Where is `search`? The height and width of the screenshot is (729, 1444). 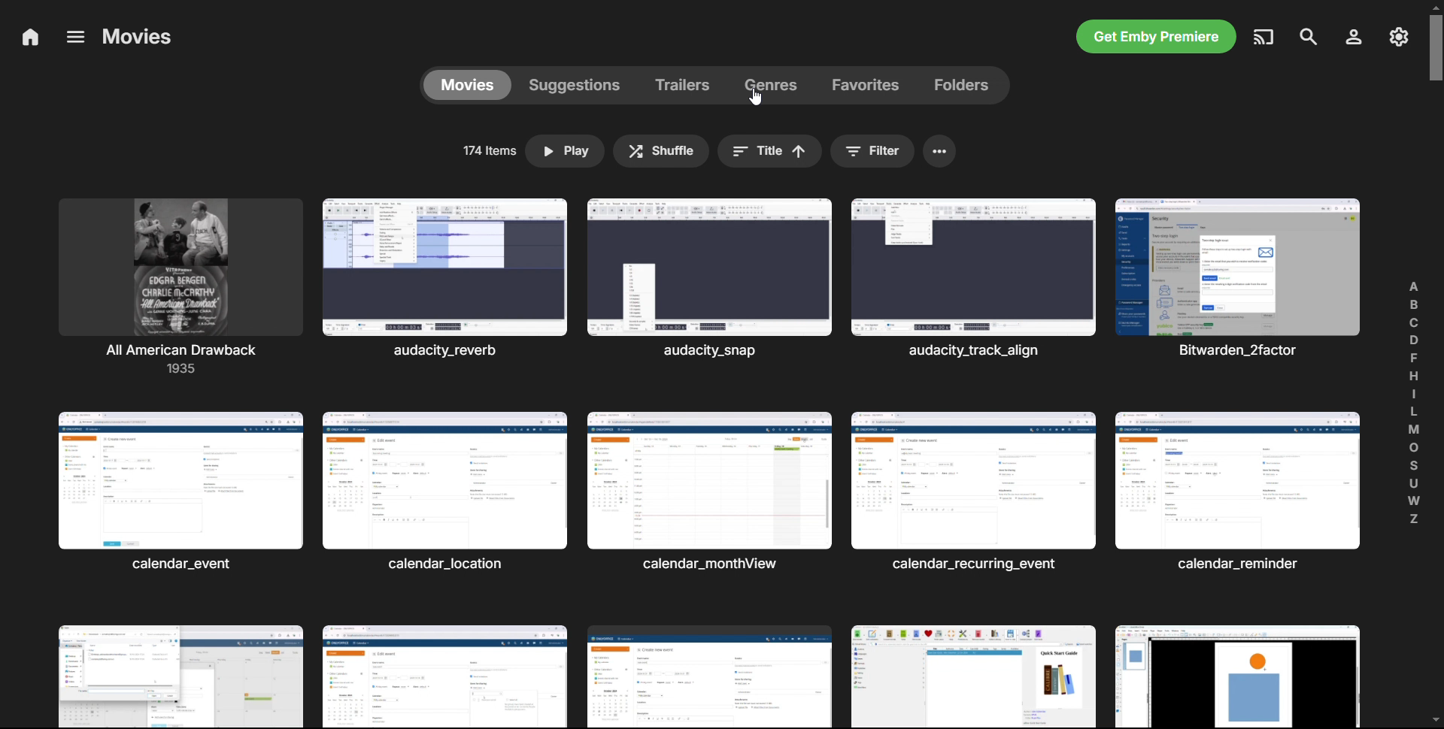
search is located at coordinates (1308, 37).